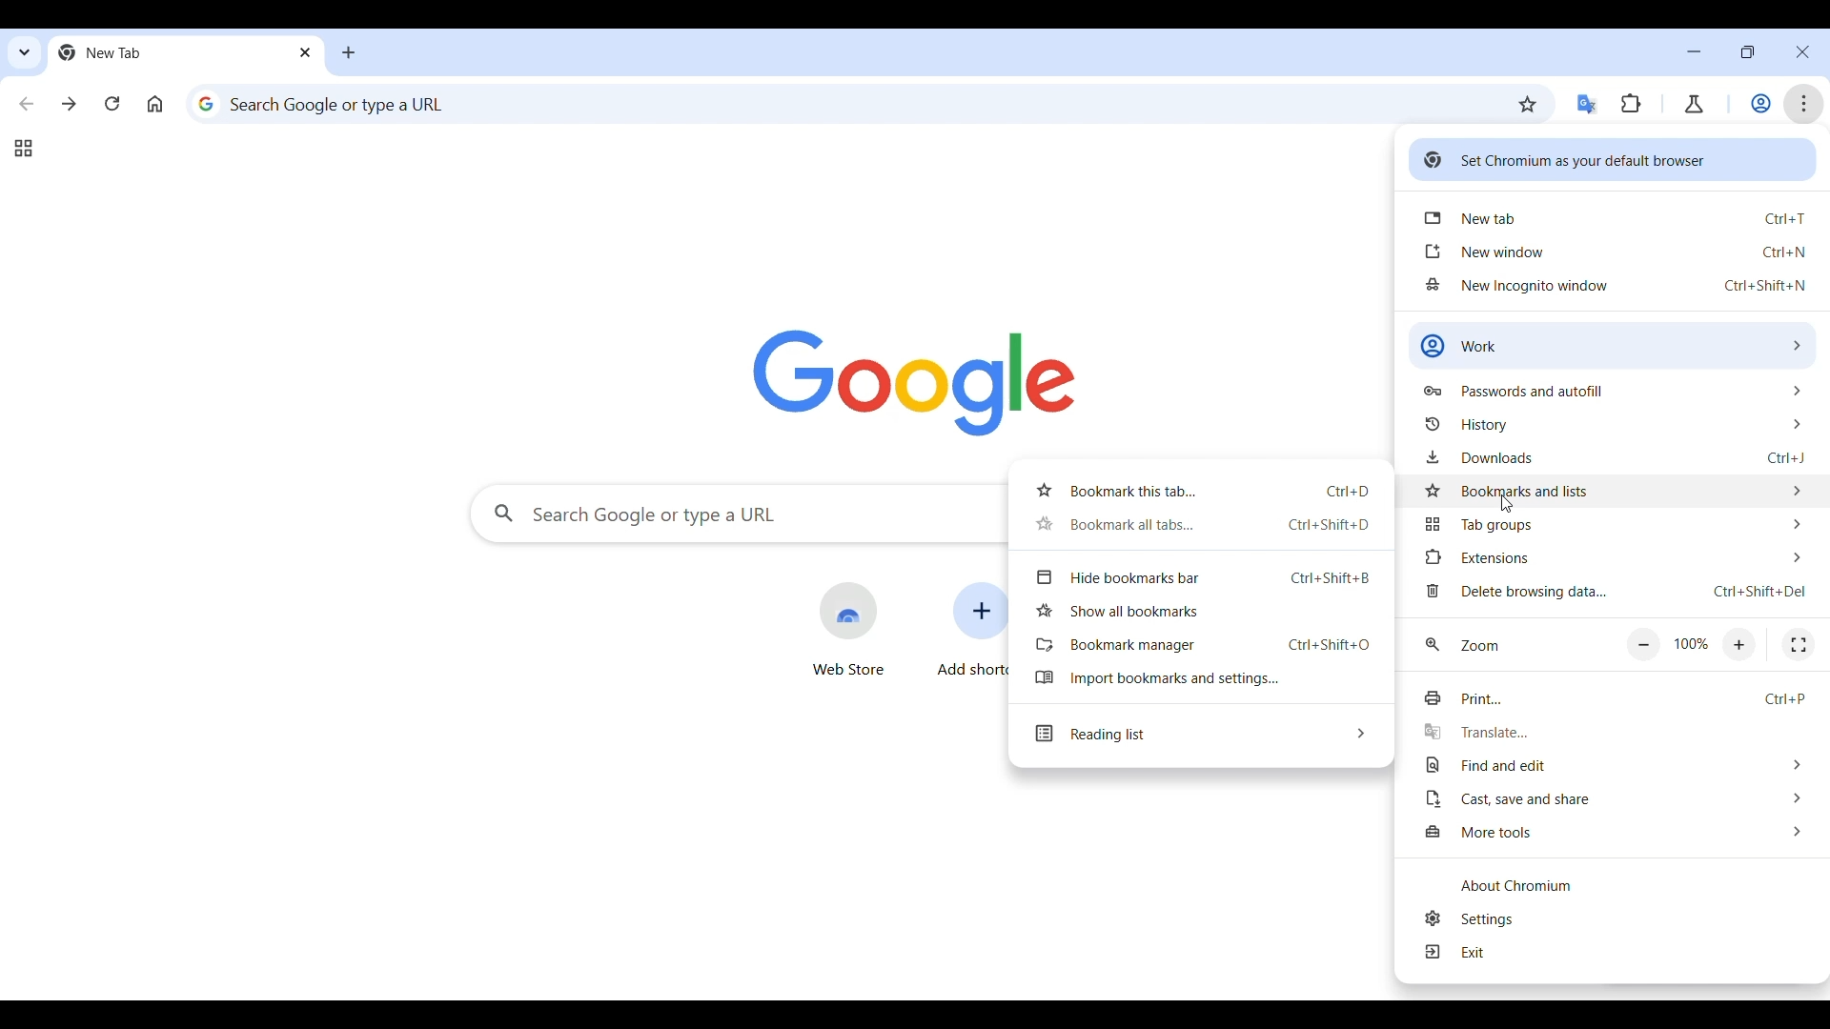  I want to click on Cast, save and share, so click(1615, 798).